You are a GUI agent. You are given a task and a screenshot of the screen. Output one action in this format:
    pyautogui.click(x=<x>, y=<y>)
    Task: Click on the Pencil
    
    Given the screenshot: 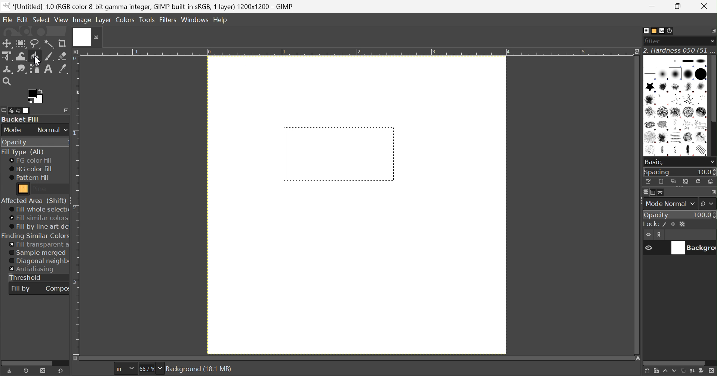 What is the action you would take?
    pyautogui.click(x=664, y=151)
    